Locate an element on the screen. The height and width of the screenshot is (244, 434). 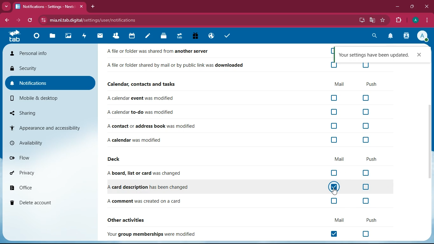
tasks is located at coordinates (226, 36).